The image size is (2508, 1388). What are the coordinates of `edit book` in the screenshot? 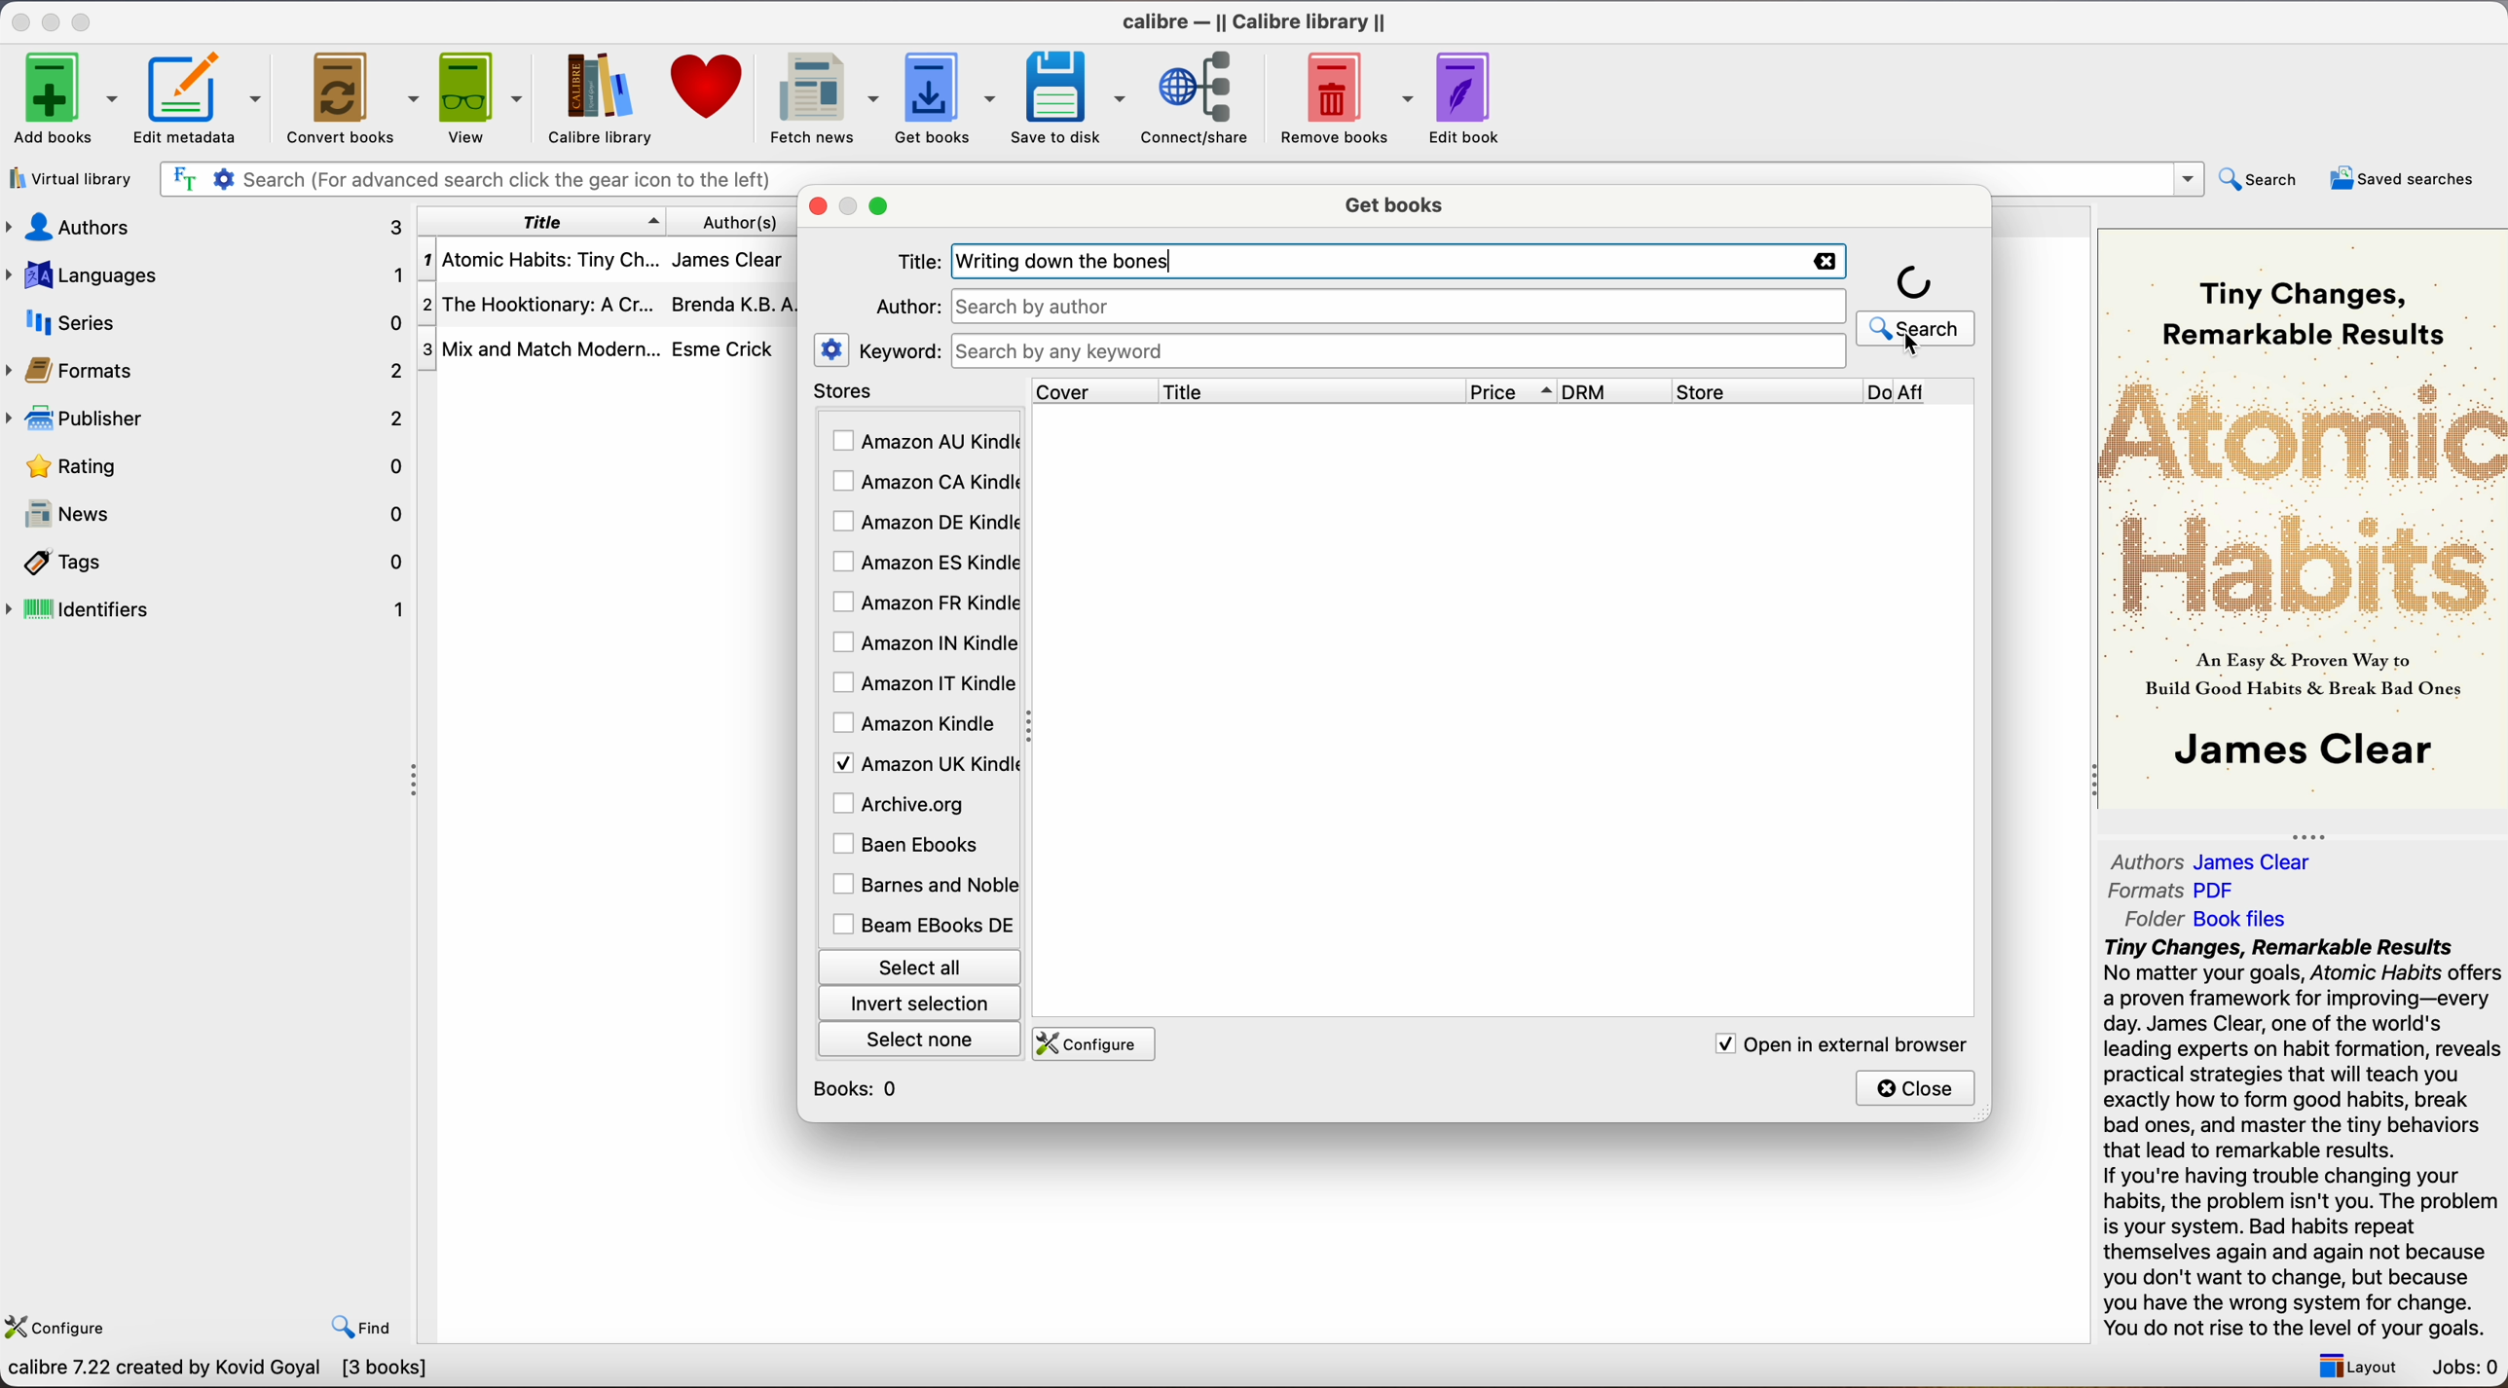 It's located at (1468, 98).